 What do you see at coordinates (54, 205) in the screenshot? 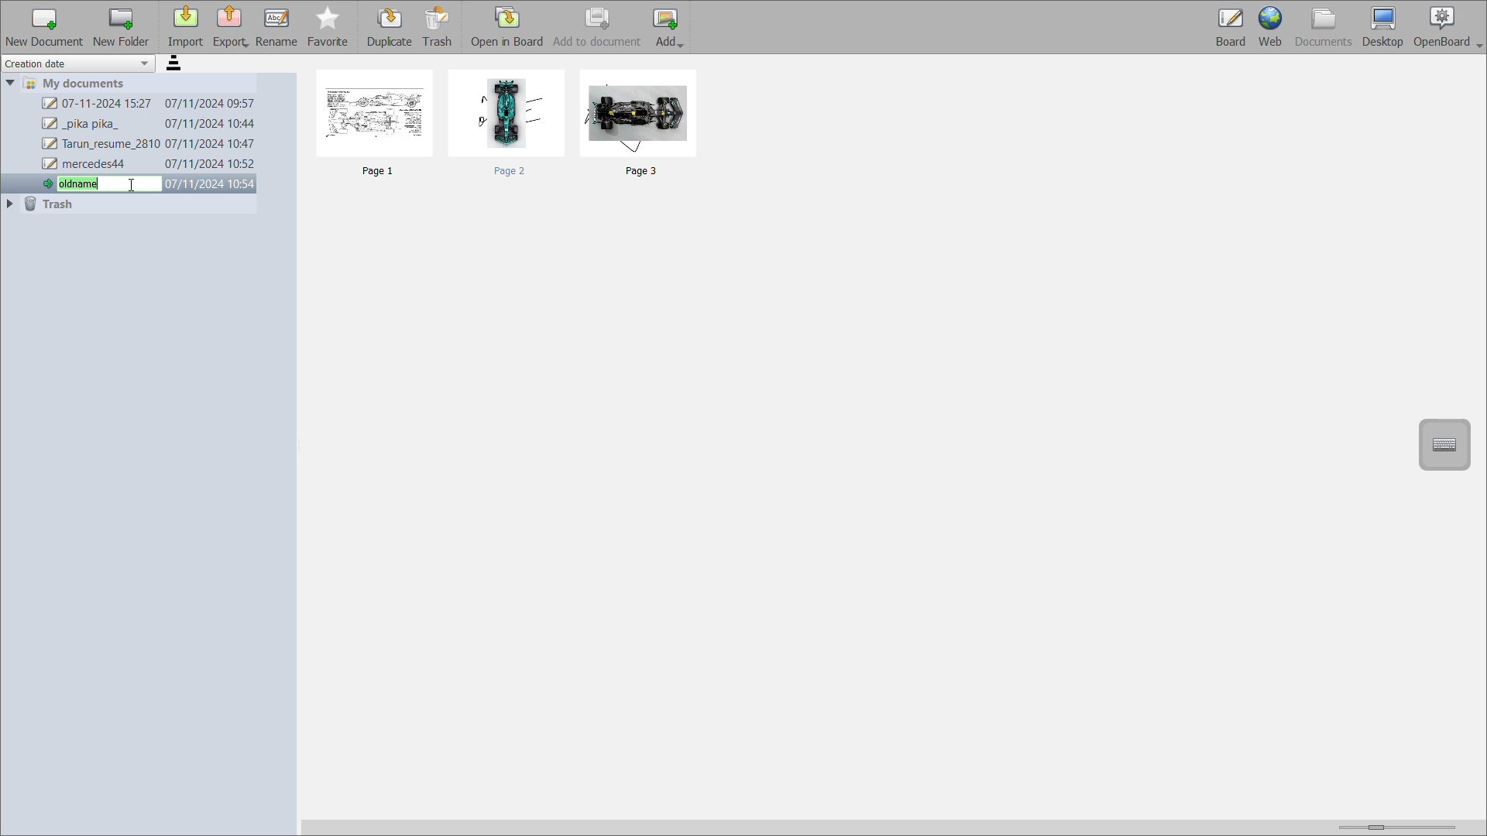
I see `trash` at bounding box center [54, 205].